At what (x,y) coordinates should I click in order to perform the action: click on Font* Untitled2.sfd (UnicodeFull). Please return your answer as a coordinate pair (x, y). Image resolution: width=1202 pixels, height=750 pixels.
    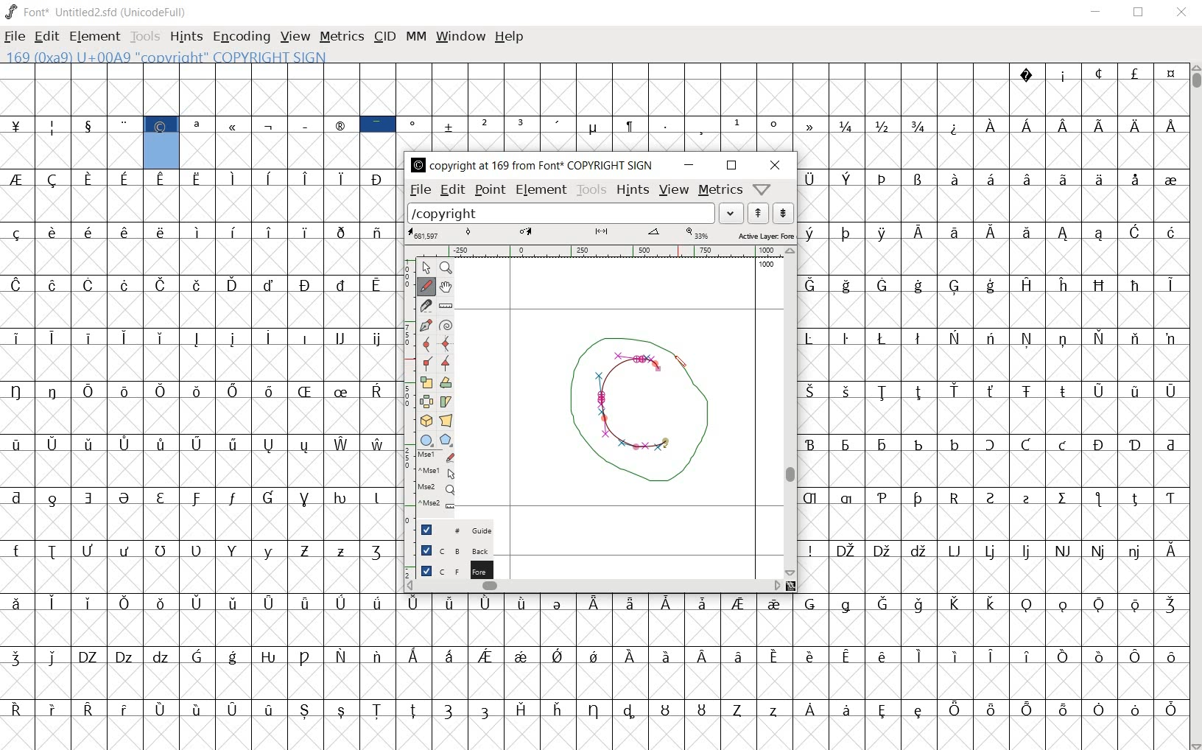
    Looking at the image, I should click on (97, 13).